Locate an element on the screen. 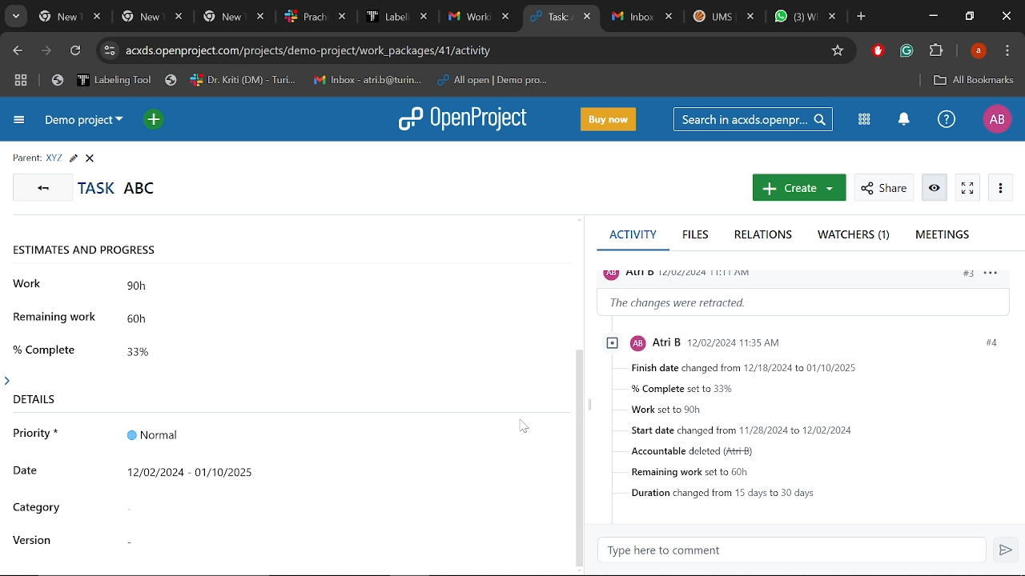  details is located at coordinates (31, 395).